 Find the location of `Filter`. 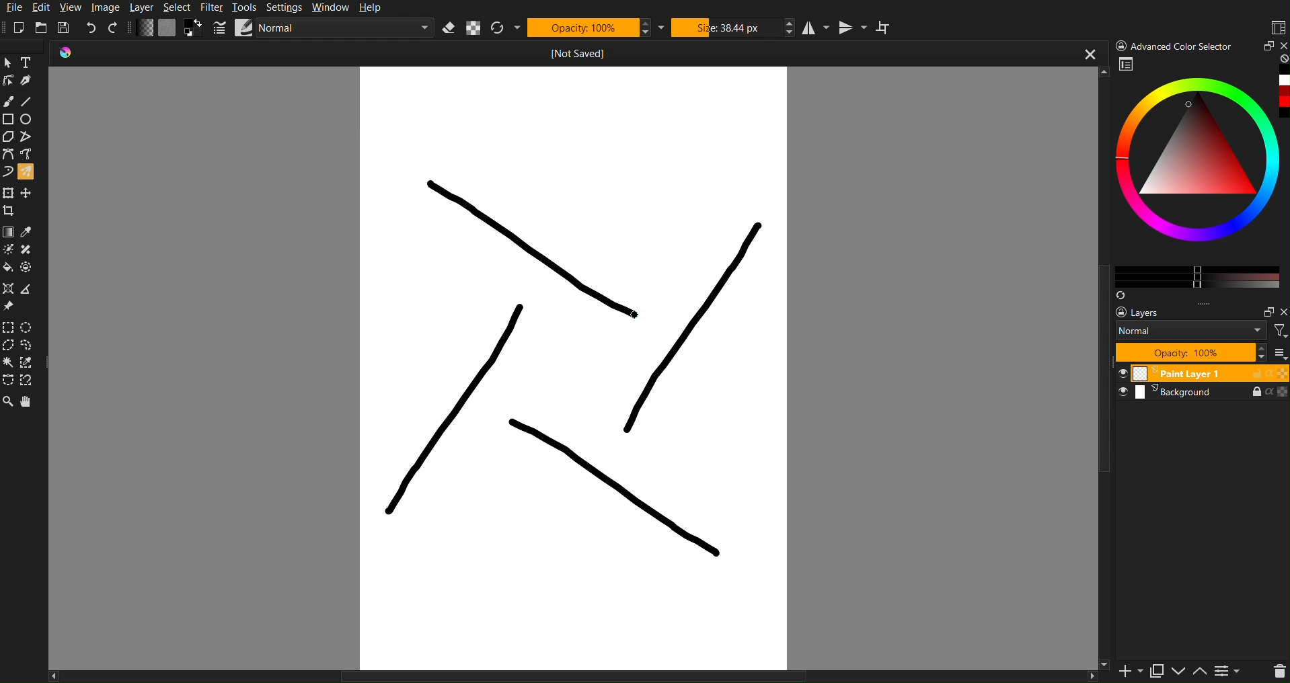

Filter is located at coordinates (215, 8).